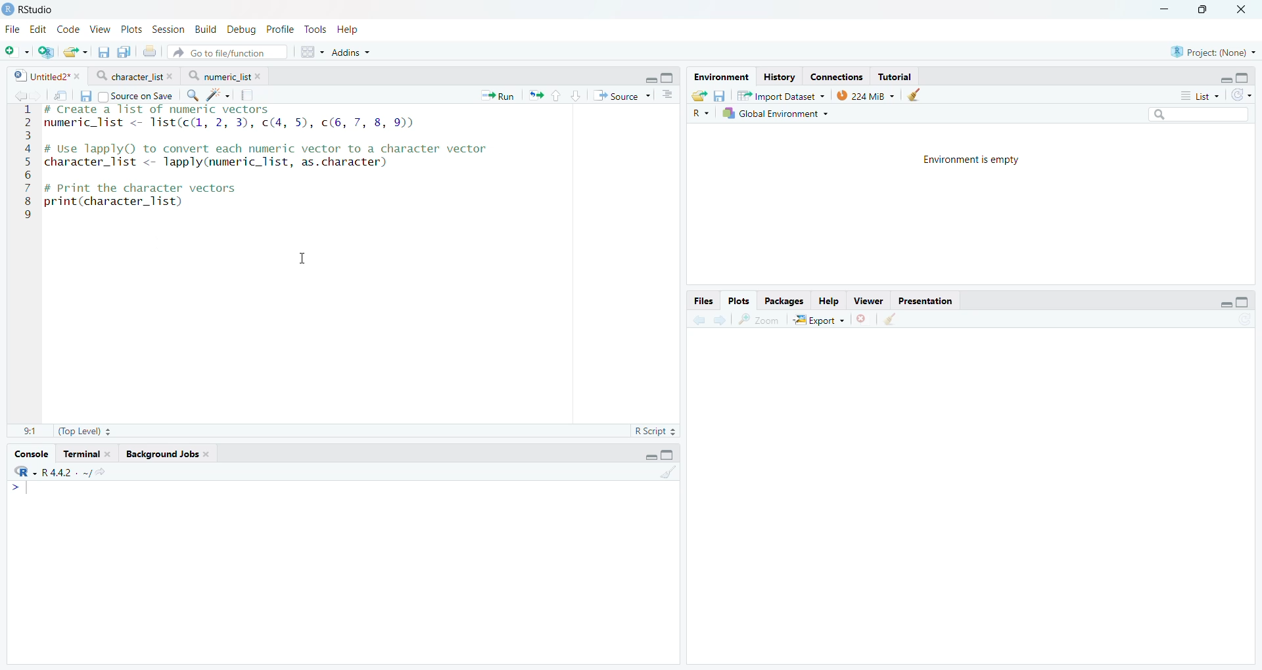 The height and width of the screenshot is (670, 1262). What do you see at coordinates (133, 76) in the screenshot?
I see `character _list` at bounding box center [133, 76].